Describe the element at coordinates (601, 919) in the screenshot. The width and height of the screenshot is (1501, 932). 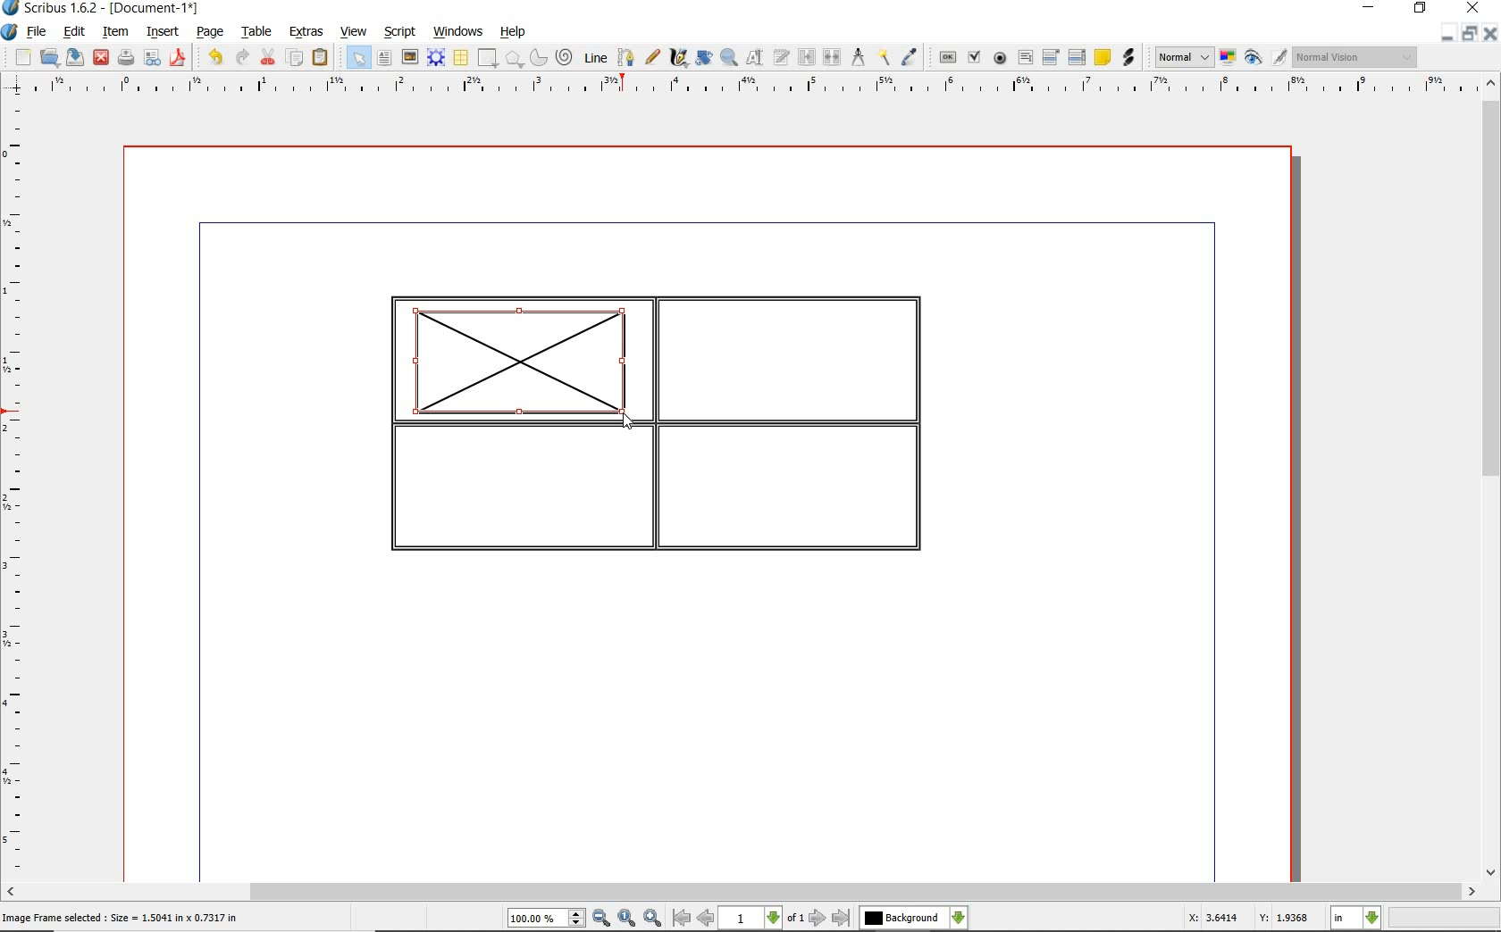
I see `zoom out` at that location.